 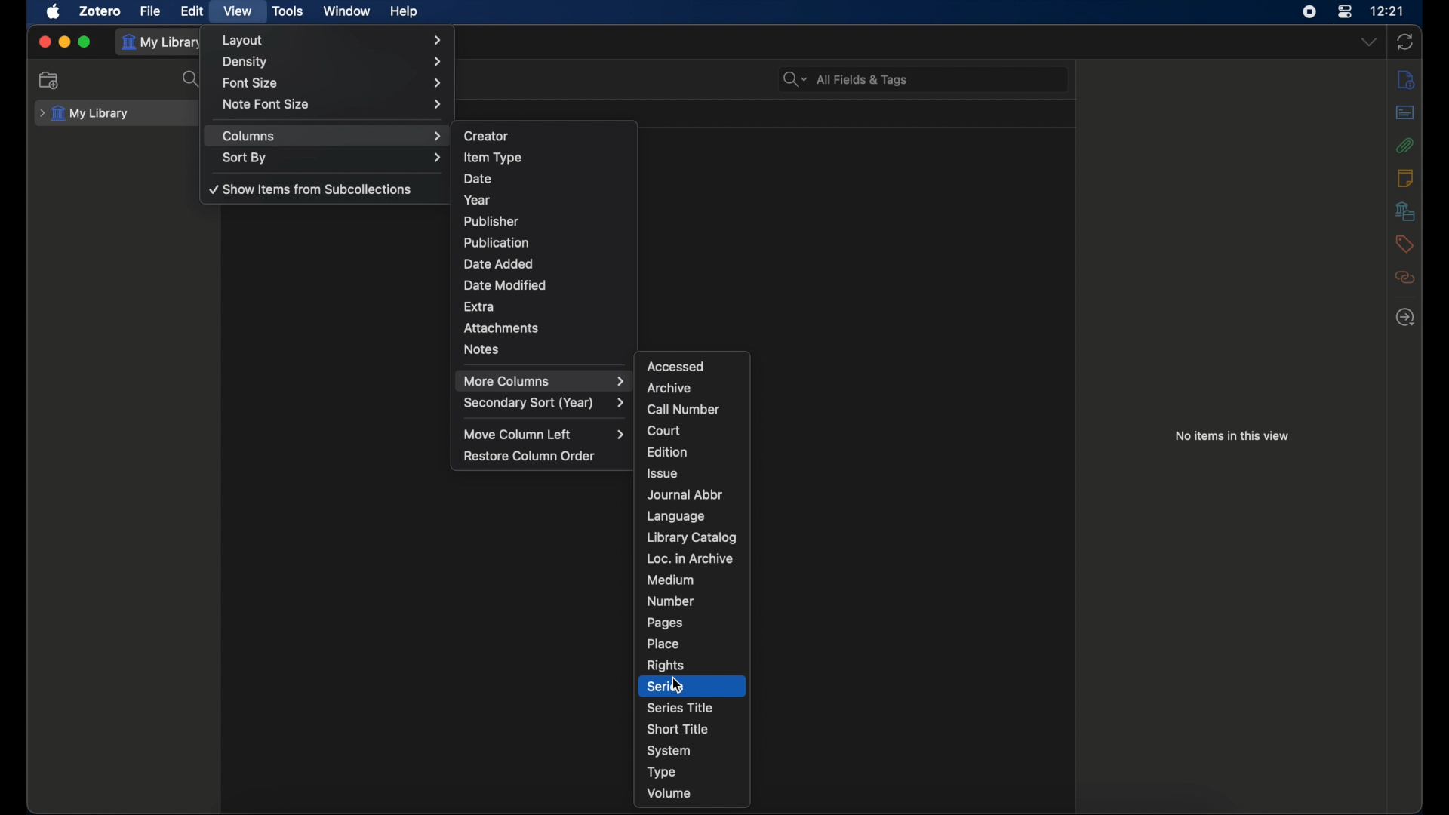 I want to click on date modified, so click(x=506, y=286).